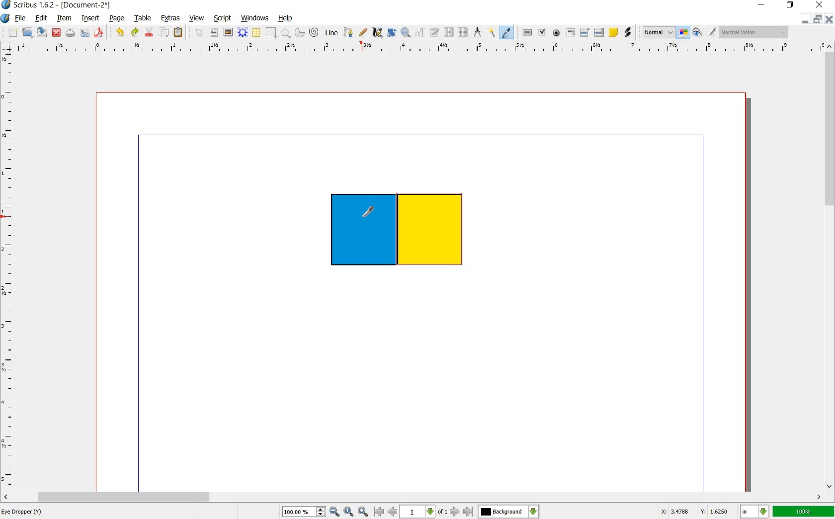  What do you see at coordinates (164, 33) in the screenshot?
I see `copy` at bounding box center [164, 33].